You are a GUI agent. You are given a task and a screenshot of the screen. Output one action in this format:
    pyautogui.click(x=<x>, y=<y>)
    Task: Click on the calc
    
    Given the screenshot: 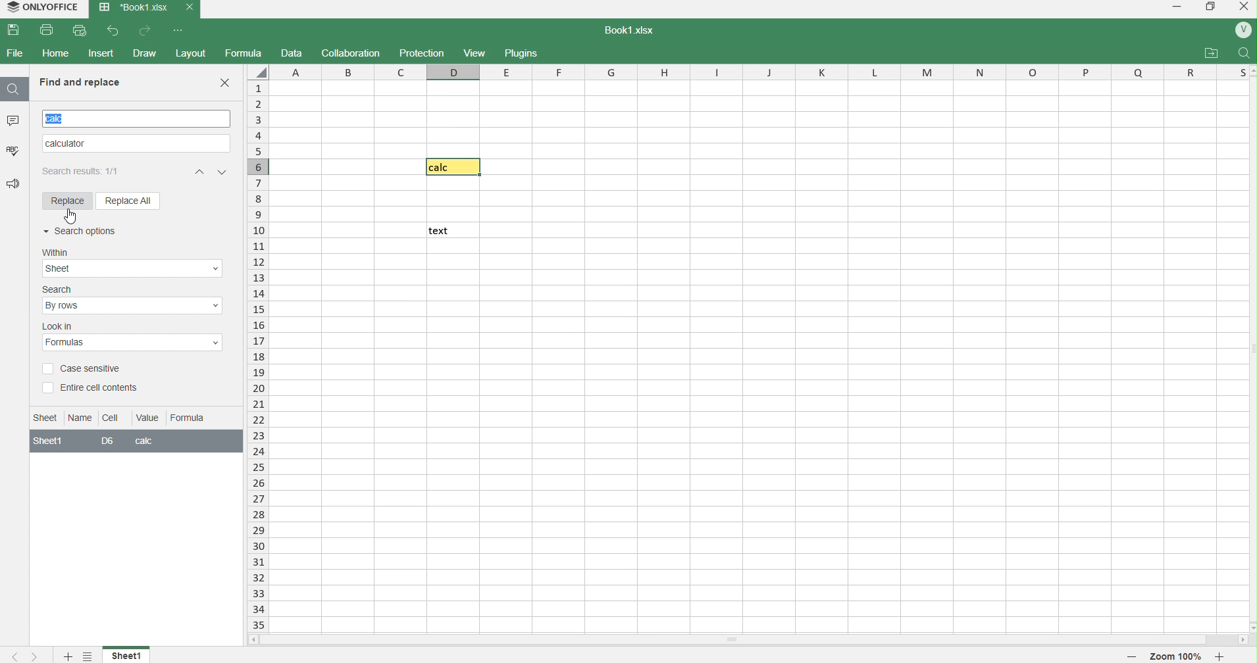 What is the action you would take?
    pyautogui.click(x=454, y=166)
    